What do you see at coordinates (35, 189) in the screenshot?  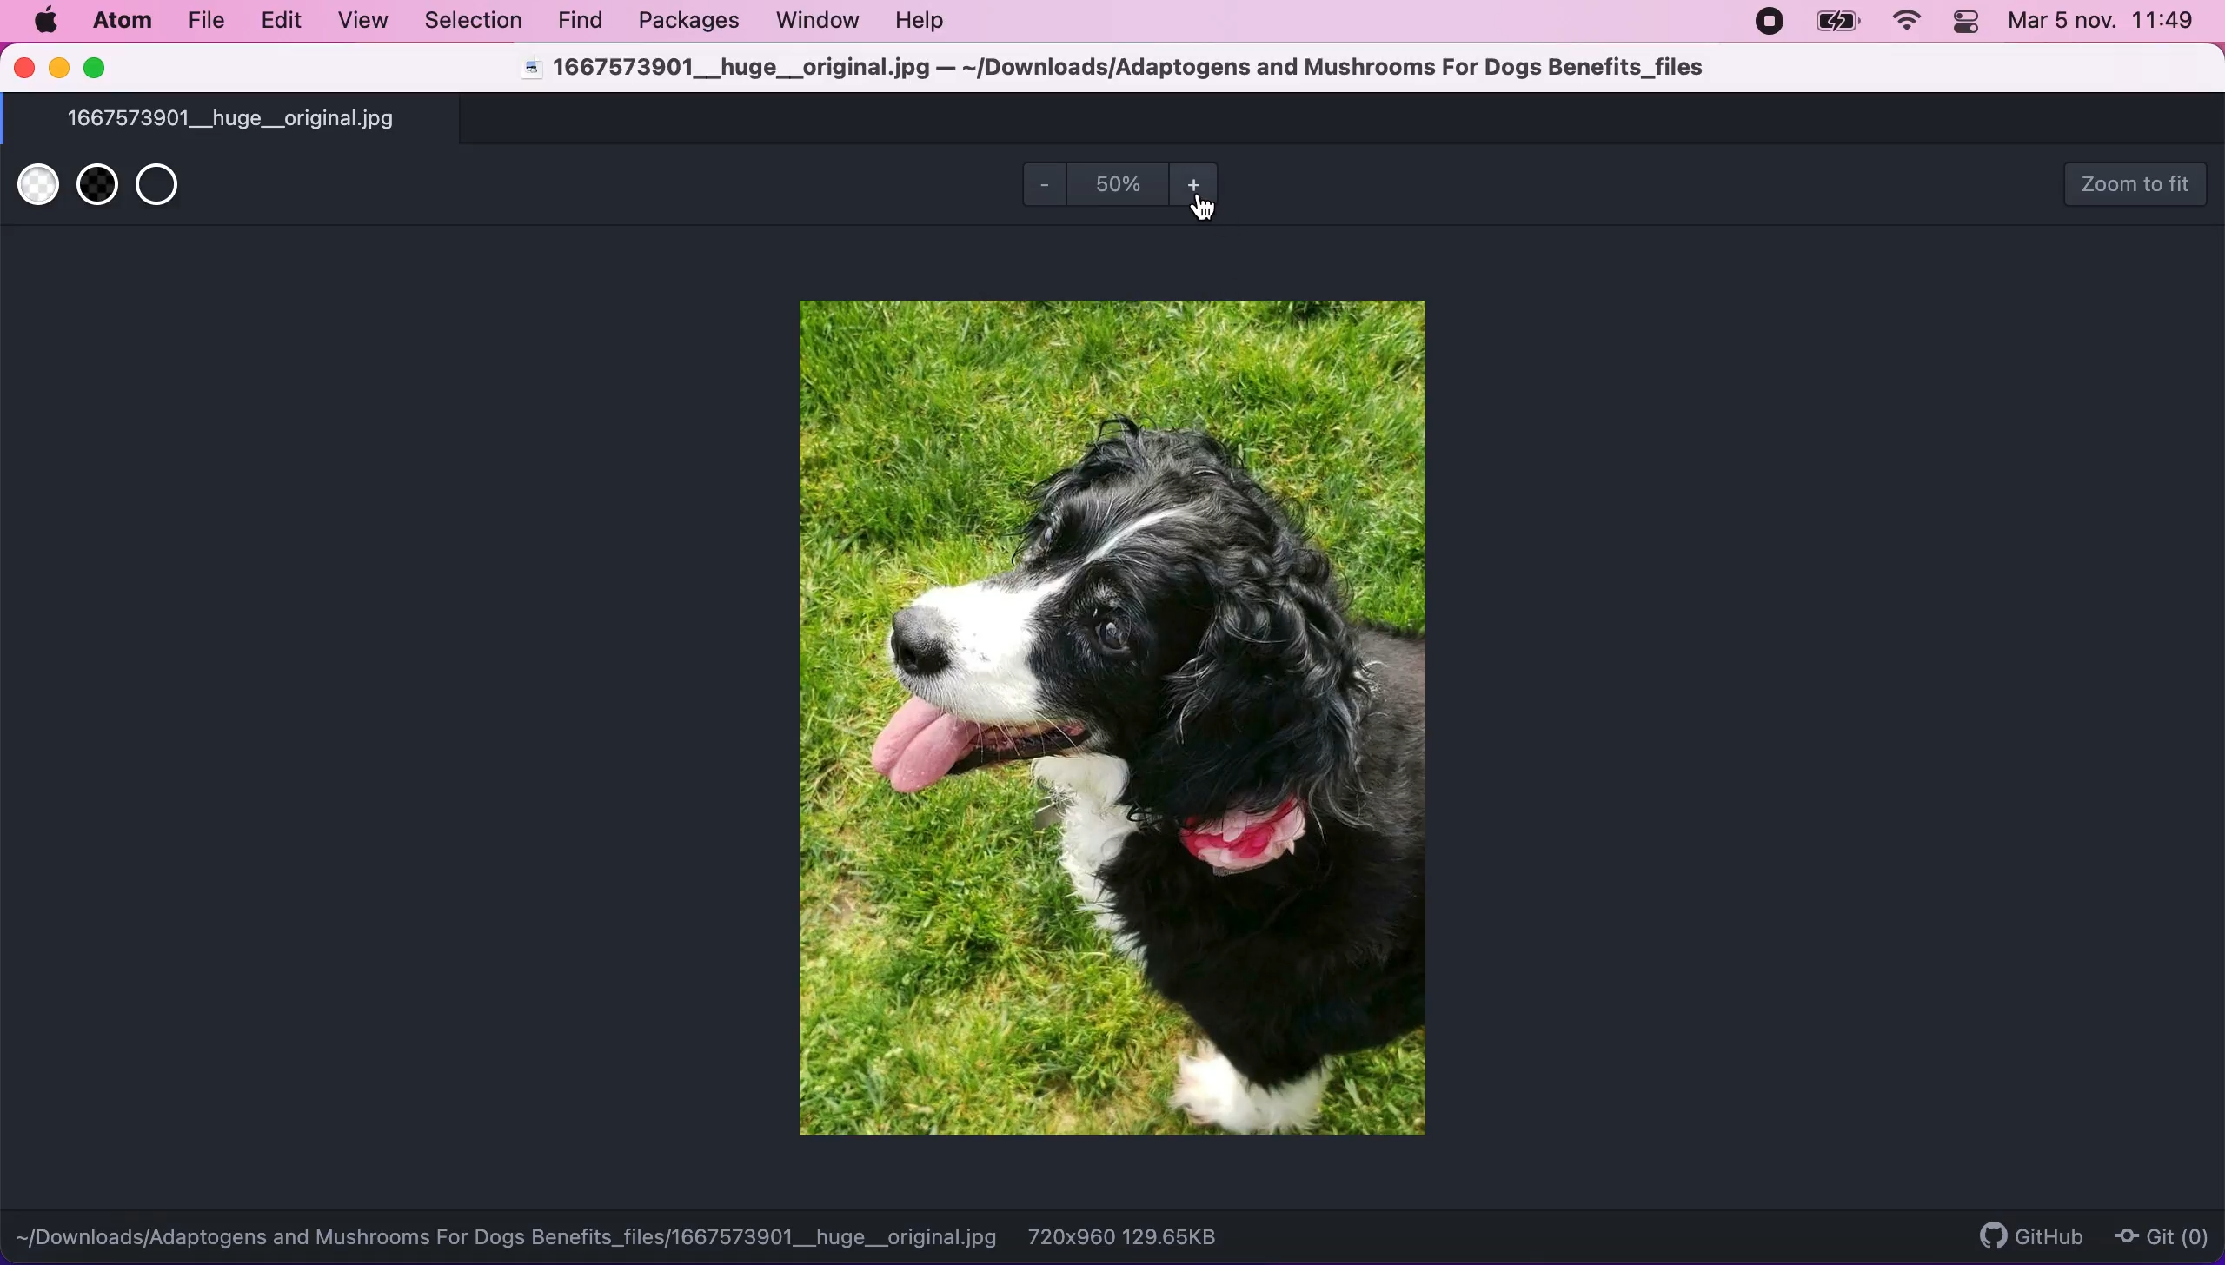 I see `use white transparent background` at bounding box center [35, 189].